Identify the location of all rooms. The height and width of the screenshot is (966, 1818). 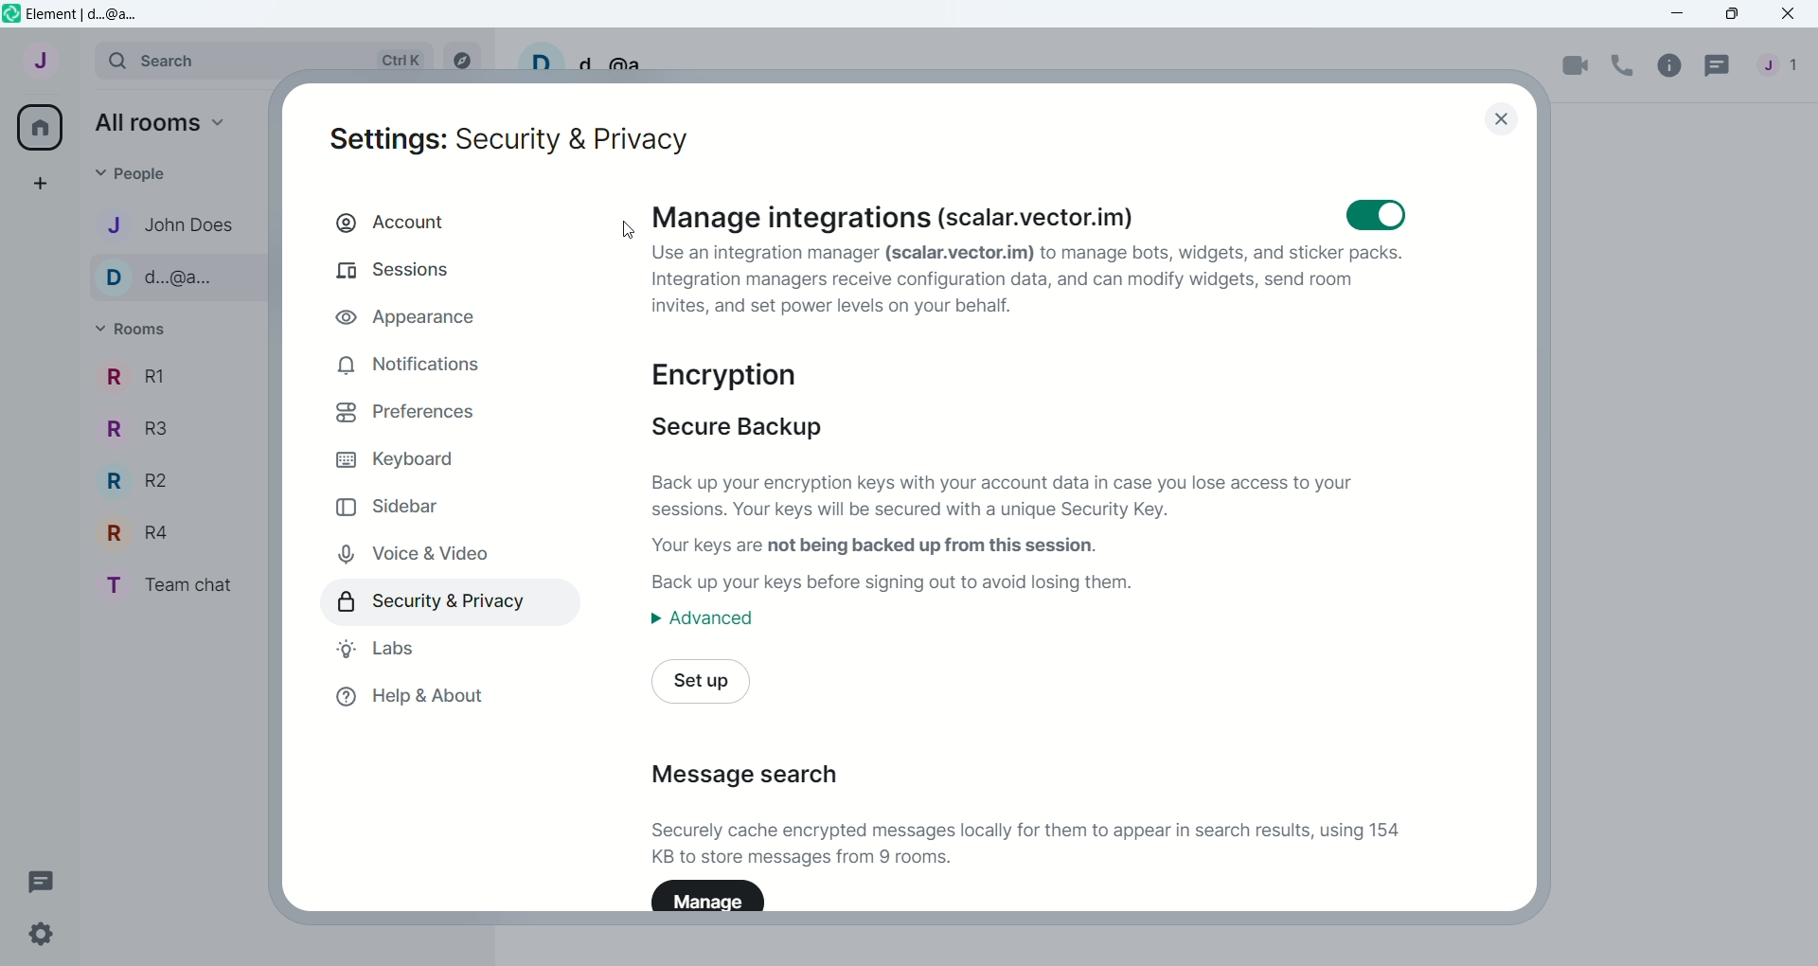
(39, 130).